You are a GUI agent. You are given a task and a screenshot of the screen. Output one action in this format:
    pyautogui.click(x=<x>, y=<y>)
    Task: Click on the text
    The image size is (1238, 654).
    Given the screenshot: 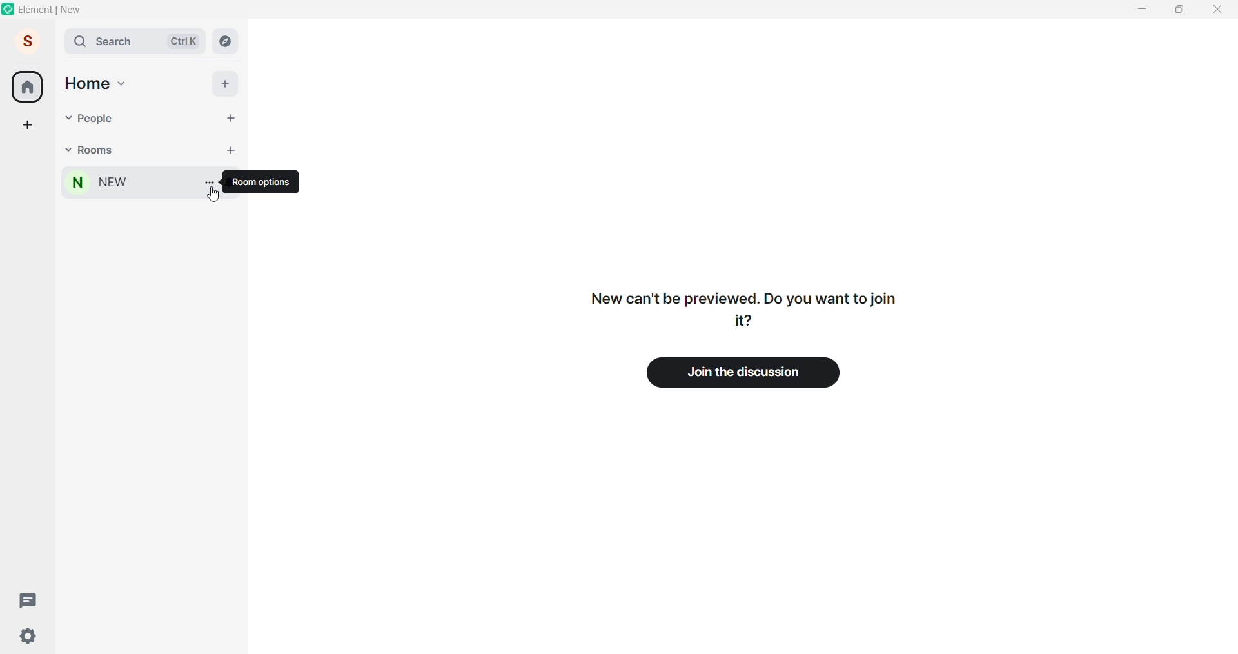 What is the action you would take?
    pyautogui.click(x=747, y=309)
    